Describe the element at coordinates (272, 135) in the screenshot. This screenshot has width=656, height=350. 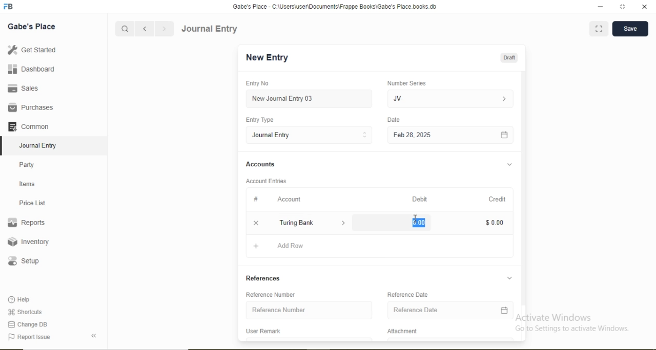
I see `Journal Entry` at that location.